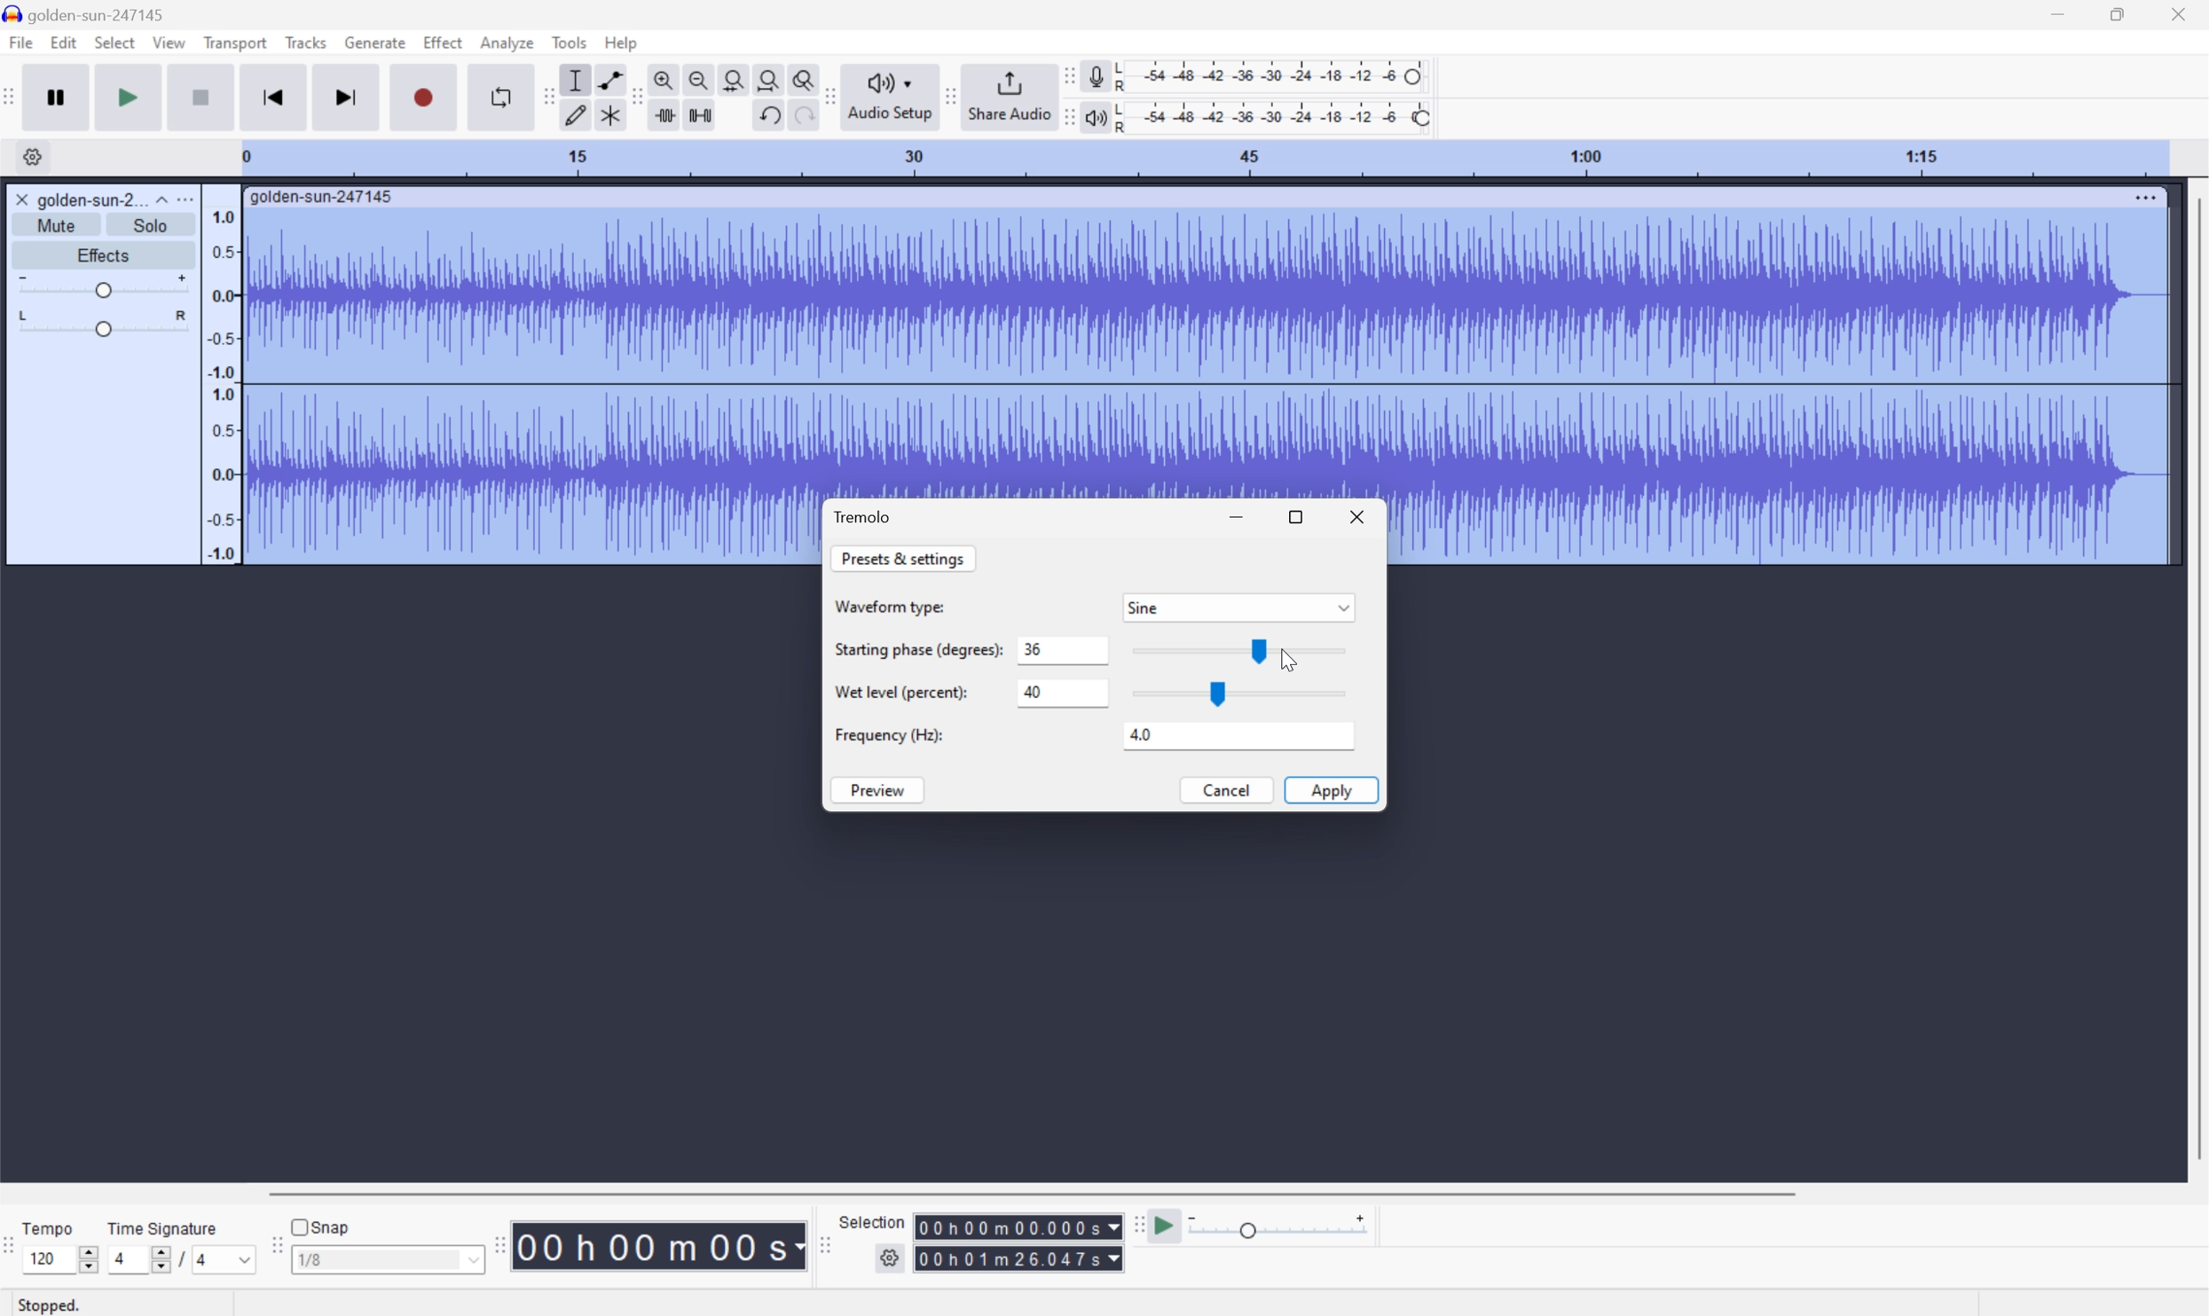 The width and height of the screenshot is (2209, 1316). Describe the element at coordinates (1238, 517) in the screenshot. I see `Minimize` at that location.